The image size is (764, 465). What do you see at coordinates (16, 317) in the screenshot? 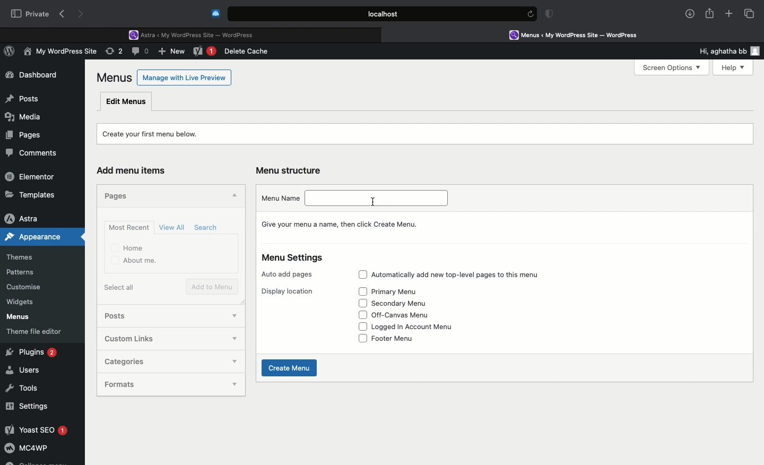
I see `Menus` at bounding box center [16, 317].